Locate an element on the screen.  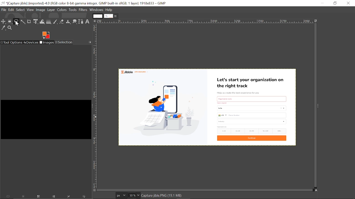
Text tool is located at coordinates (88, 22).